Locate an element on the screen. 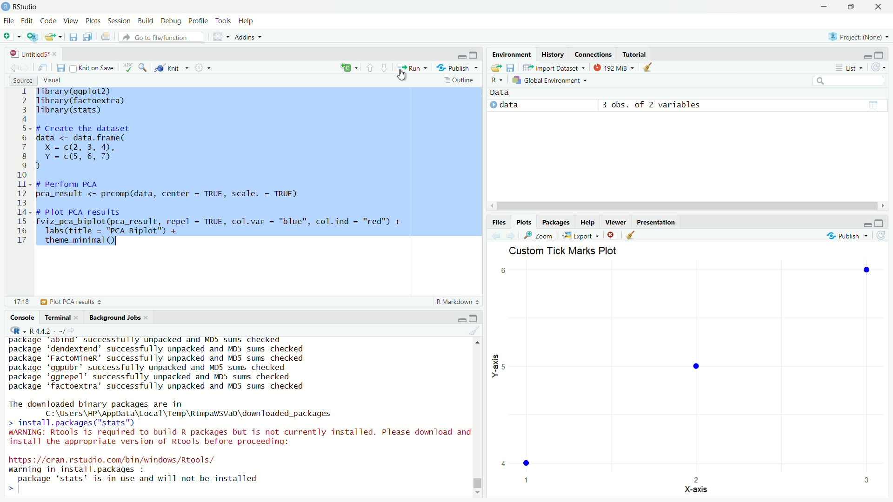 The width and height of the screenshot is (893, 502). plots is located at coordinates (93, 21).